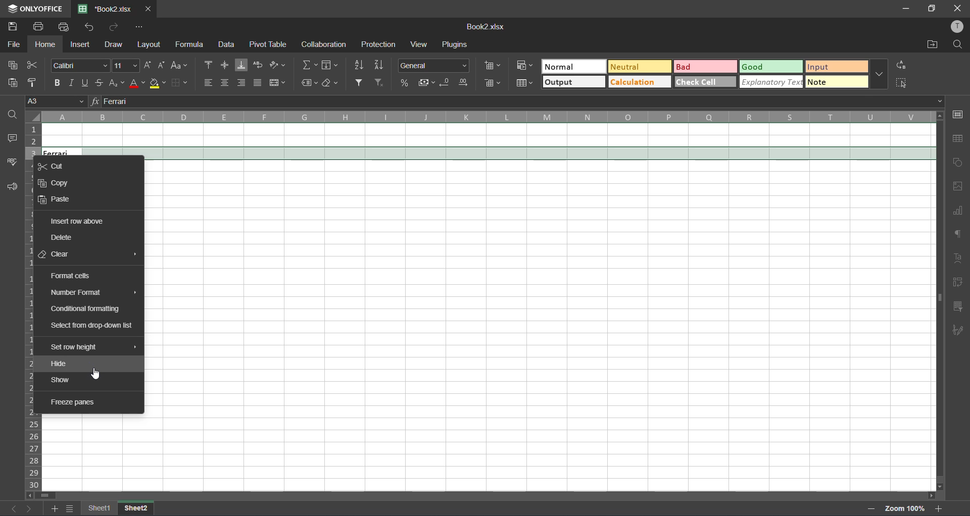 Image resolution: width=970 pixels, height=516 pixels. I want to click on accounting, so click(426, 81).